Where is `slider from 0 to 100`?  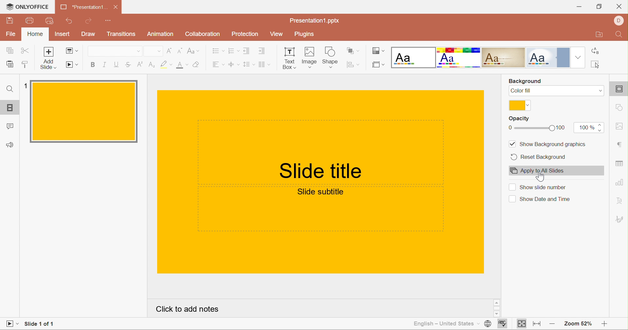 slider from 0 to 100 is located at coordinates (537, 127).